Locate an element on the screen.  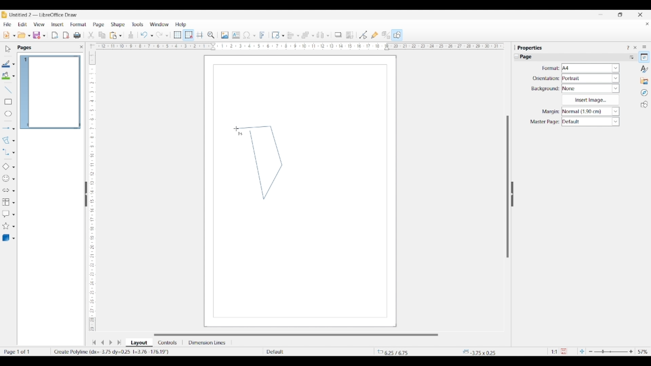
File is located at coordinates (7, 24).